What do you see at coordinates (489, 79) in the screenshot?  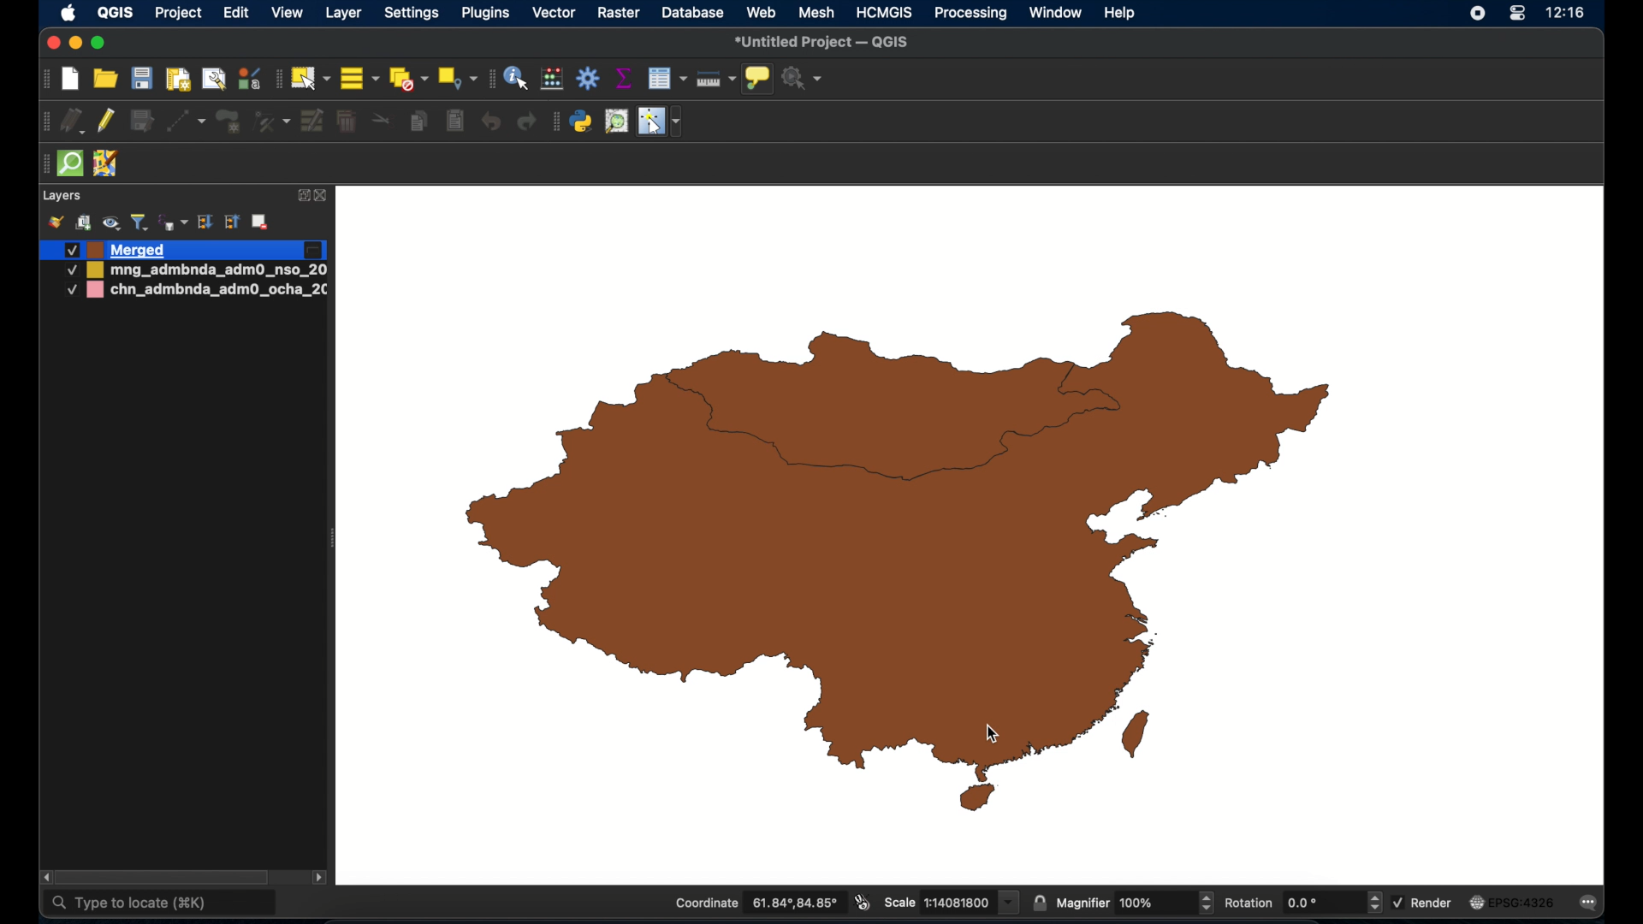 I see `attributes toolbar` at bounding box center [489, 79].